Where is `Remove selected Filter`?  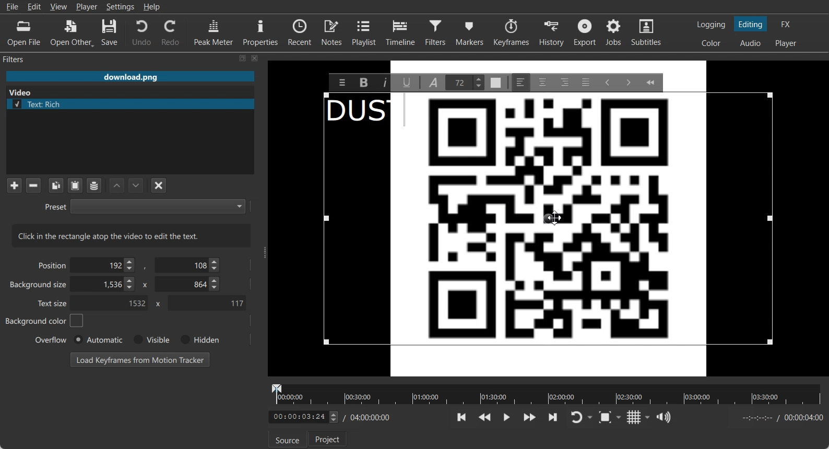
Remove selected Filter is located at coordinates (33, 185).